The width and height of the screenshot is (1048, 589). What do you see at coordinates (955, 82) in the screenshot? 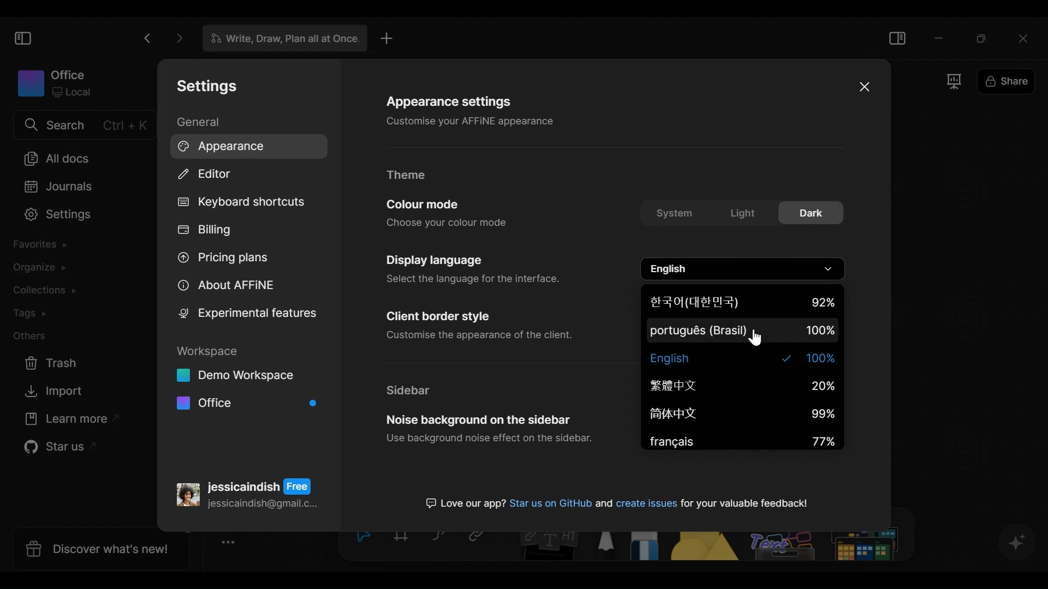
I see `Frame` at bounding box center [955, 82].